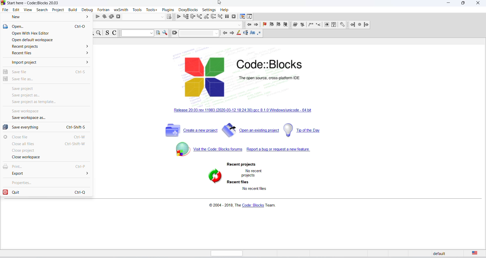  Describe the element at coordinates (169, 17) in the screenshot. I see `target dialog` at that location.